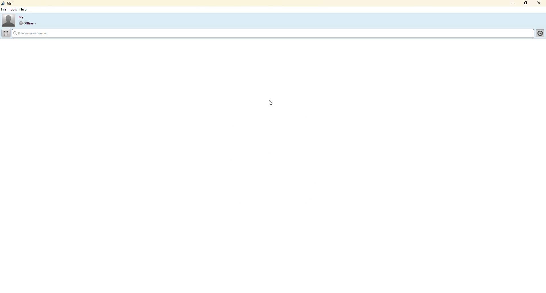  I want to click on maximize, so click(525, 4).